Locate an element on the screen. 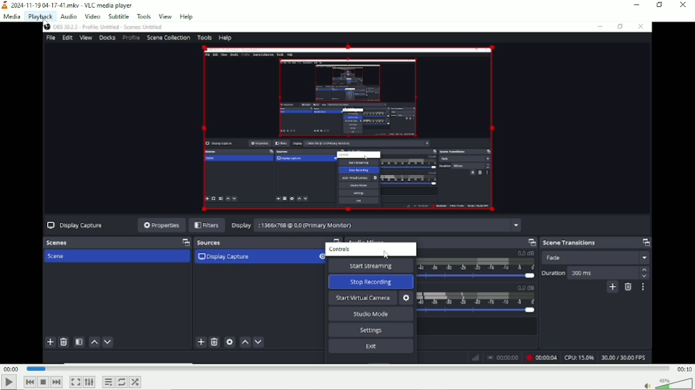  00:00 is located at coordinates (11, 369).